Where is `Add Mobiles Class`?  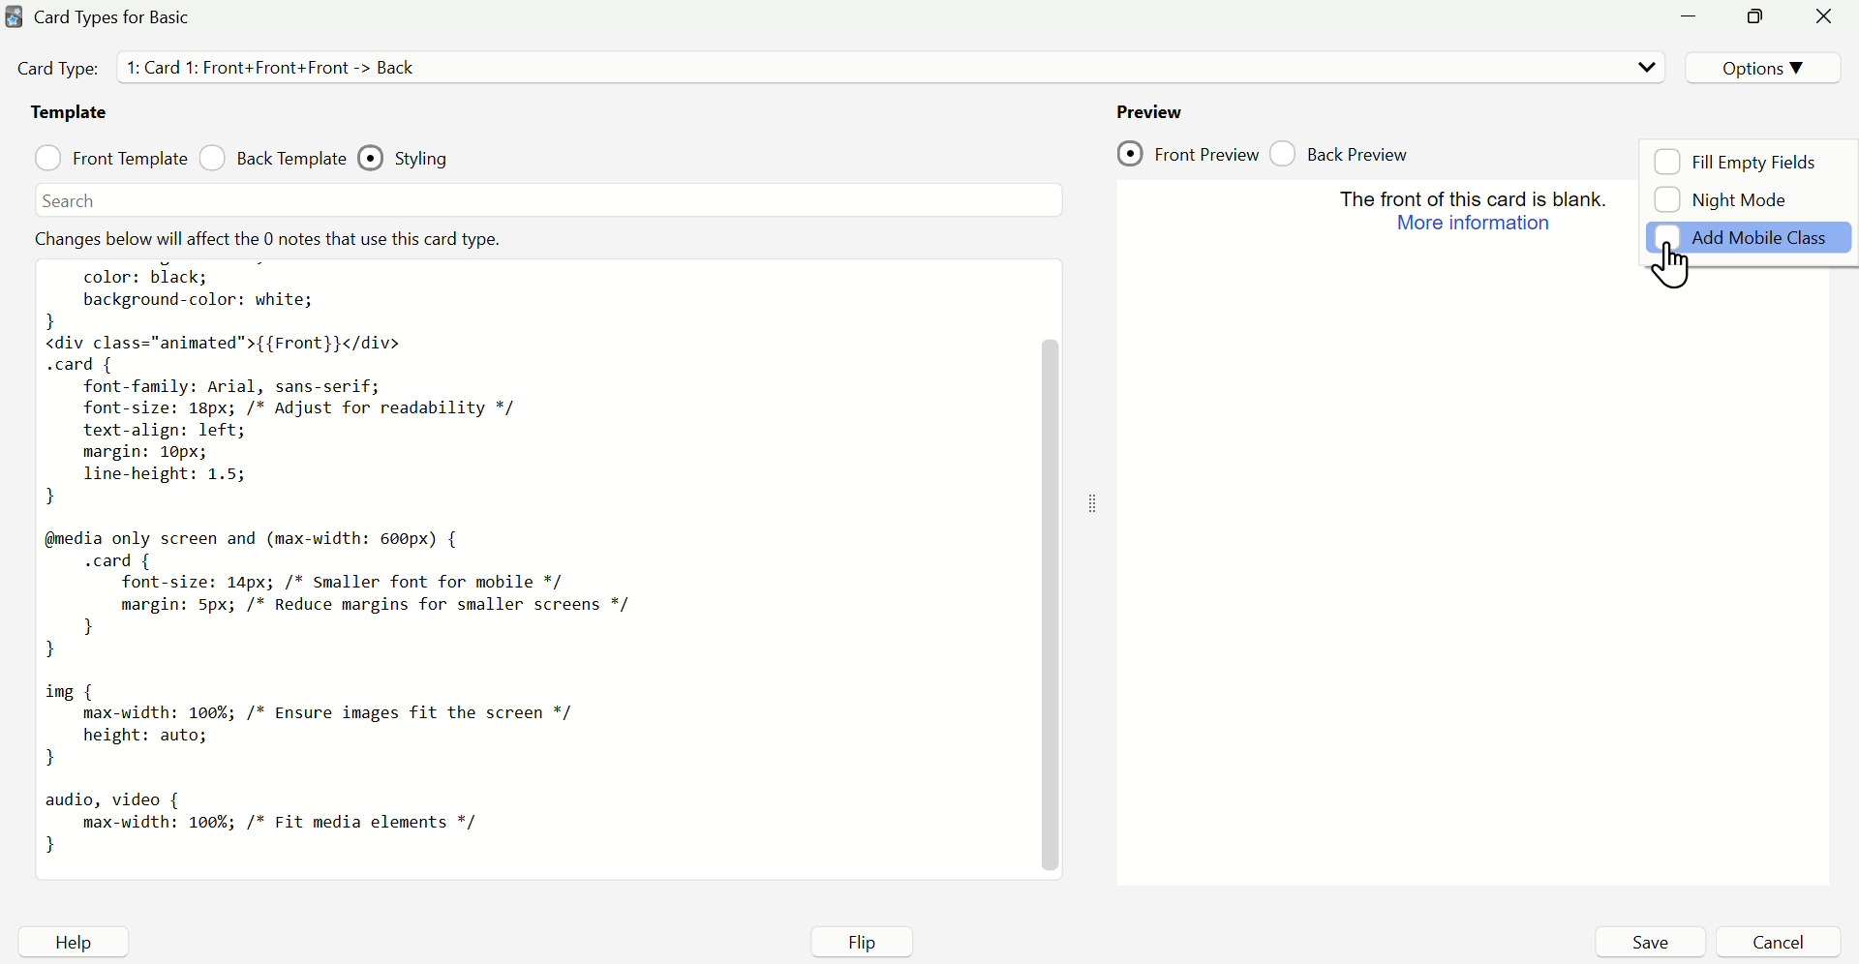
Add Mobiles Class is located at coordinates (1752, 242).